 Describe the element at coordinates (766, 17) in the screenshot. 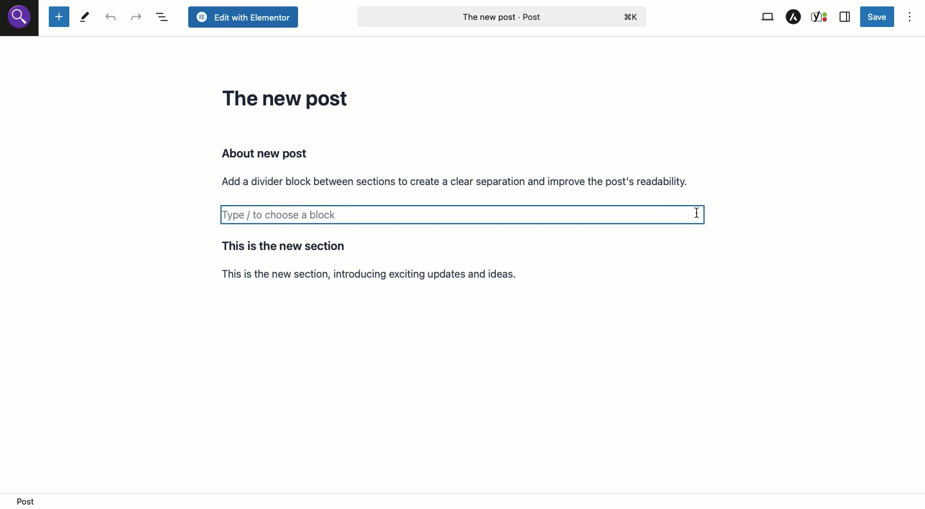

I see `View` at that location.